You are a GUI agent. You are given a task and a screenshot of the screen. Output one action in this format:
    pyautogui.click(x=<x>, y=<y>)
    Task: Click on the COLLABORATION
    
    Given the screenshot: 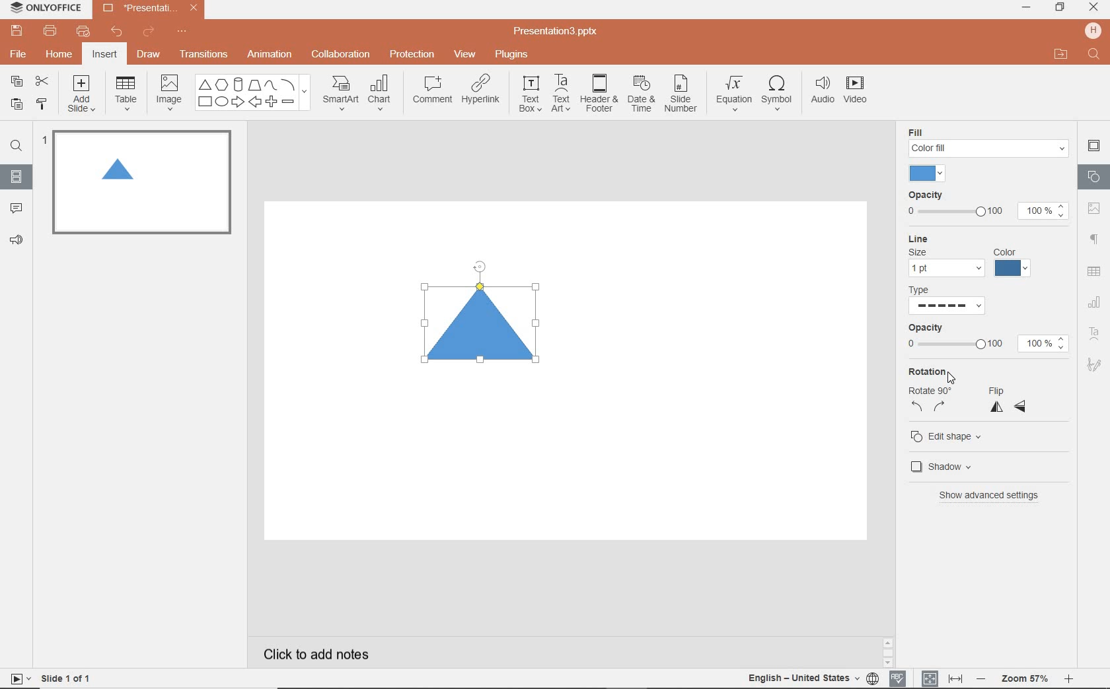 What is the action you would take?
    pyautogui.click(x=345, y=55)
    